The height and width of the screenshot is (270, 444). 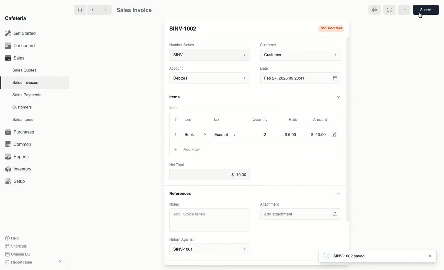 I want to click on Report Issue, so click(x=20, y=262).